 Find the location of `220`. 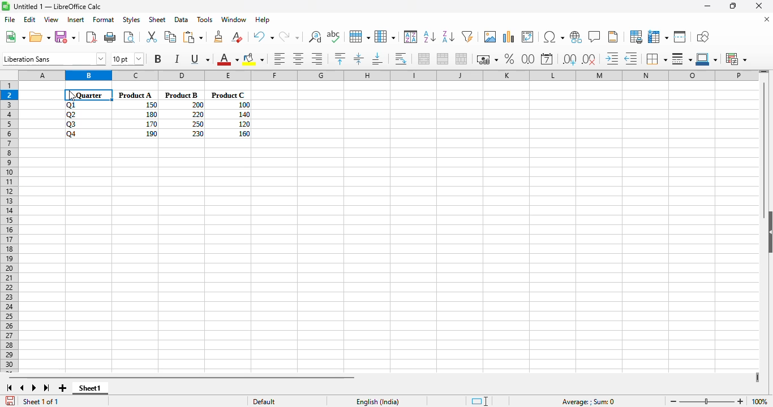

220 is located at coordinates (197, 114).